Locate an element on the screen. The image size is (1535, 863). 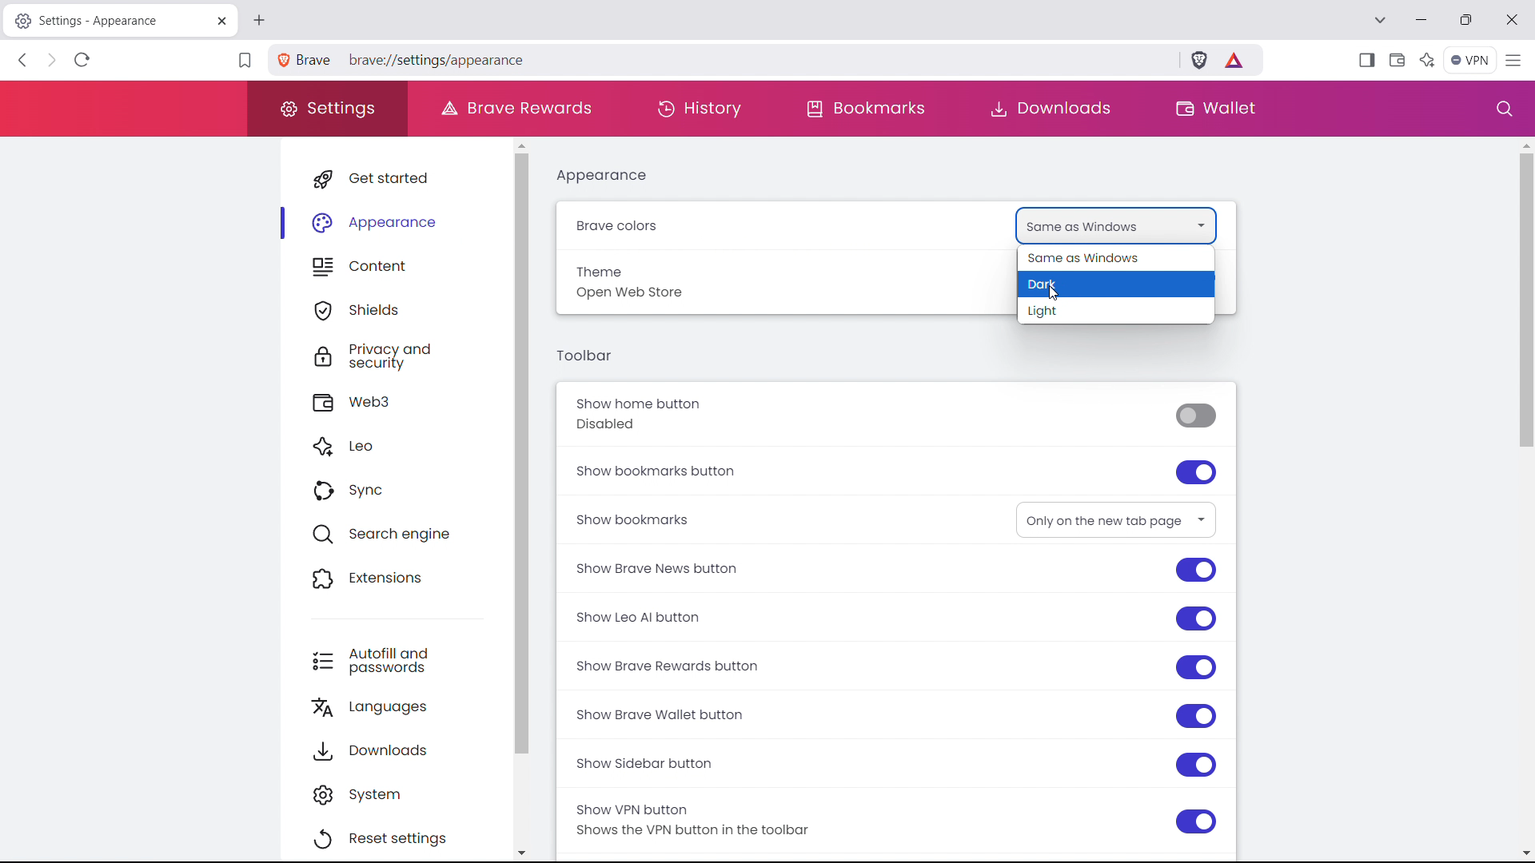
maximize is located at coordinates (1467, 20).